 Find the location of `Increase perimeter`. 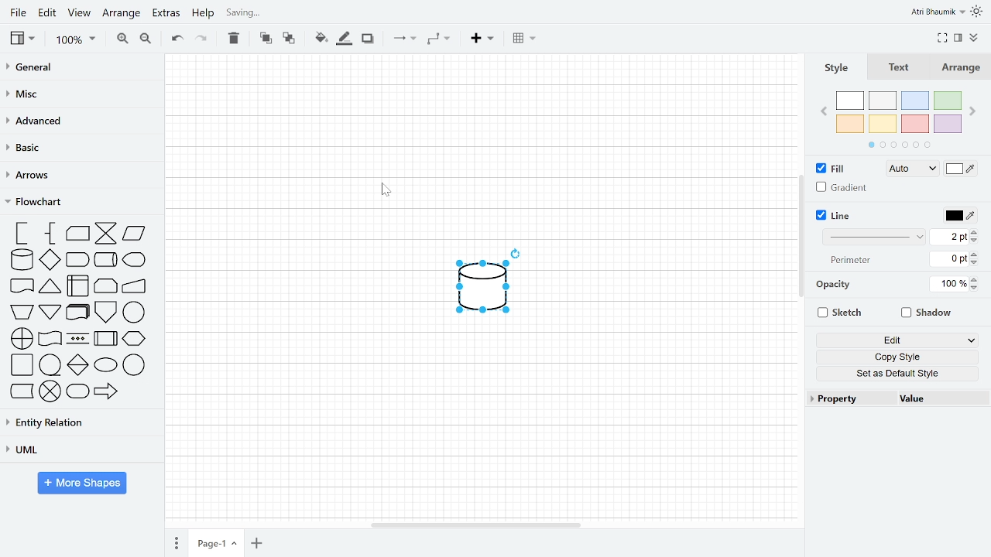

Increase perimeter is located at coordinates (976, 255).